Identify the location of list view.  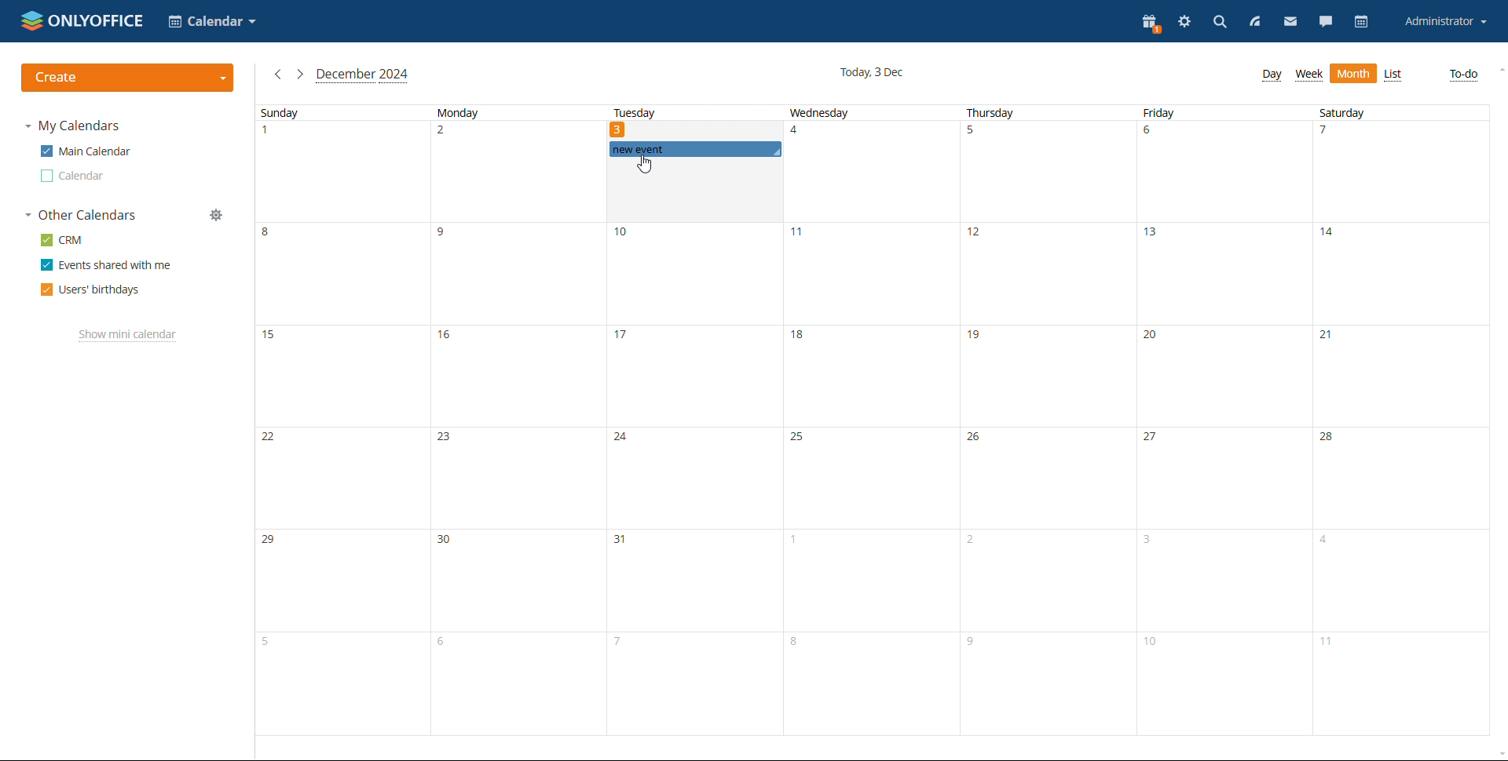
(1394, 75).